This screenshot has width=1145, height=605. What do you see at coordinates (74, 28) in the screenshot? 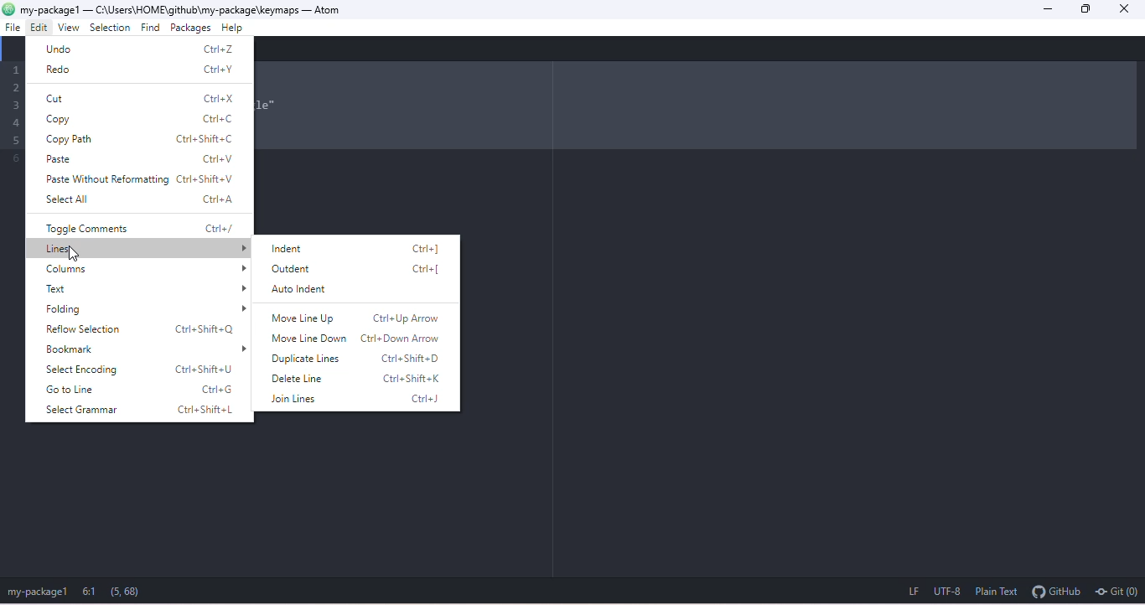
I see `view` at bounding box center [74, 28].